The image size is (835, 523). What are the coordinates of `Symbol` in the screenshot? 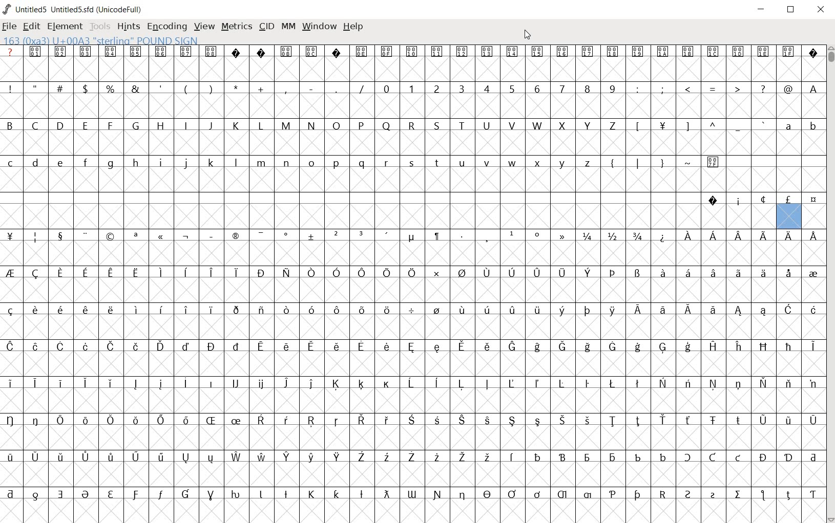 It's located at (713, 200).